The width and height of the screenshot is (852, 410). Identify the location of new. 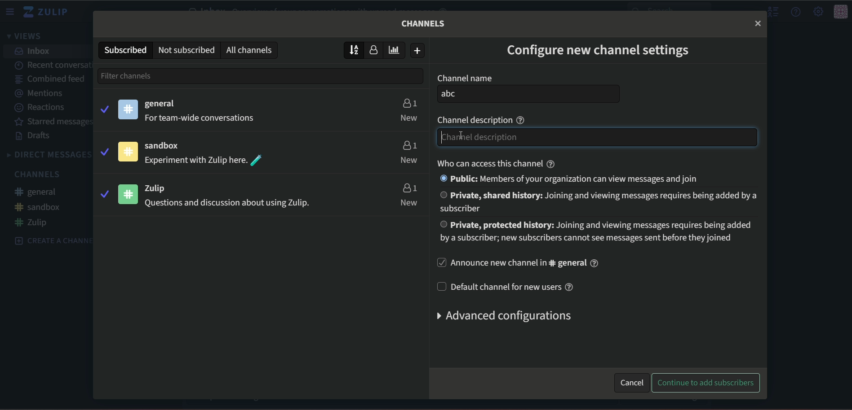
(409, 118).